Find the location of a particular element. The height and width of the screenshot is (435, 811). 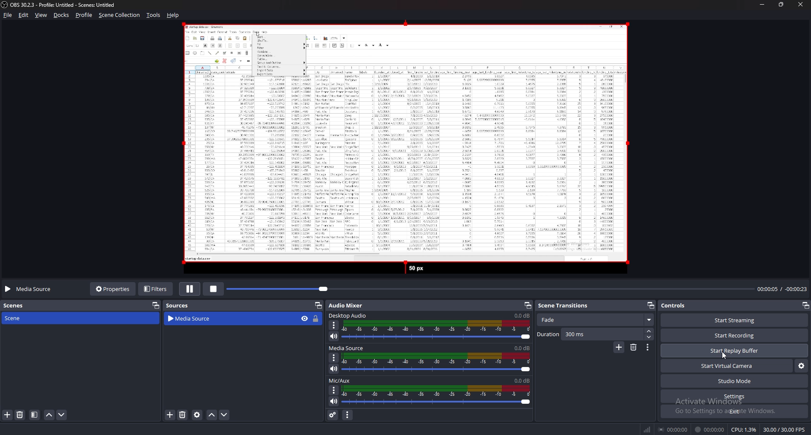

audio mixer menu is located at coordinates (347, 415).